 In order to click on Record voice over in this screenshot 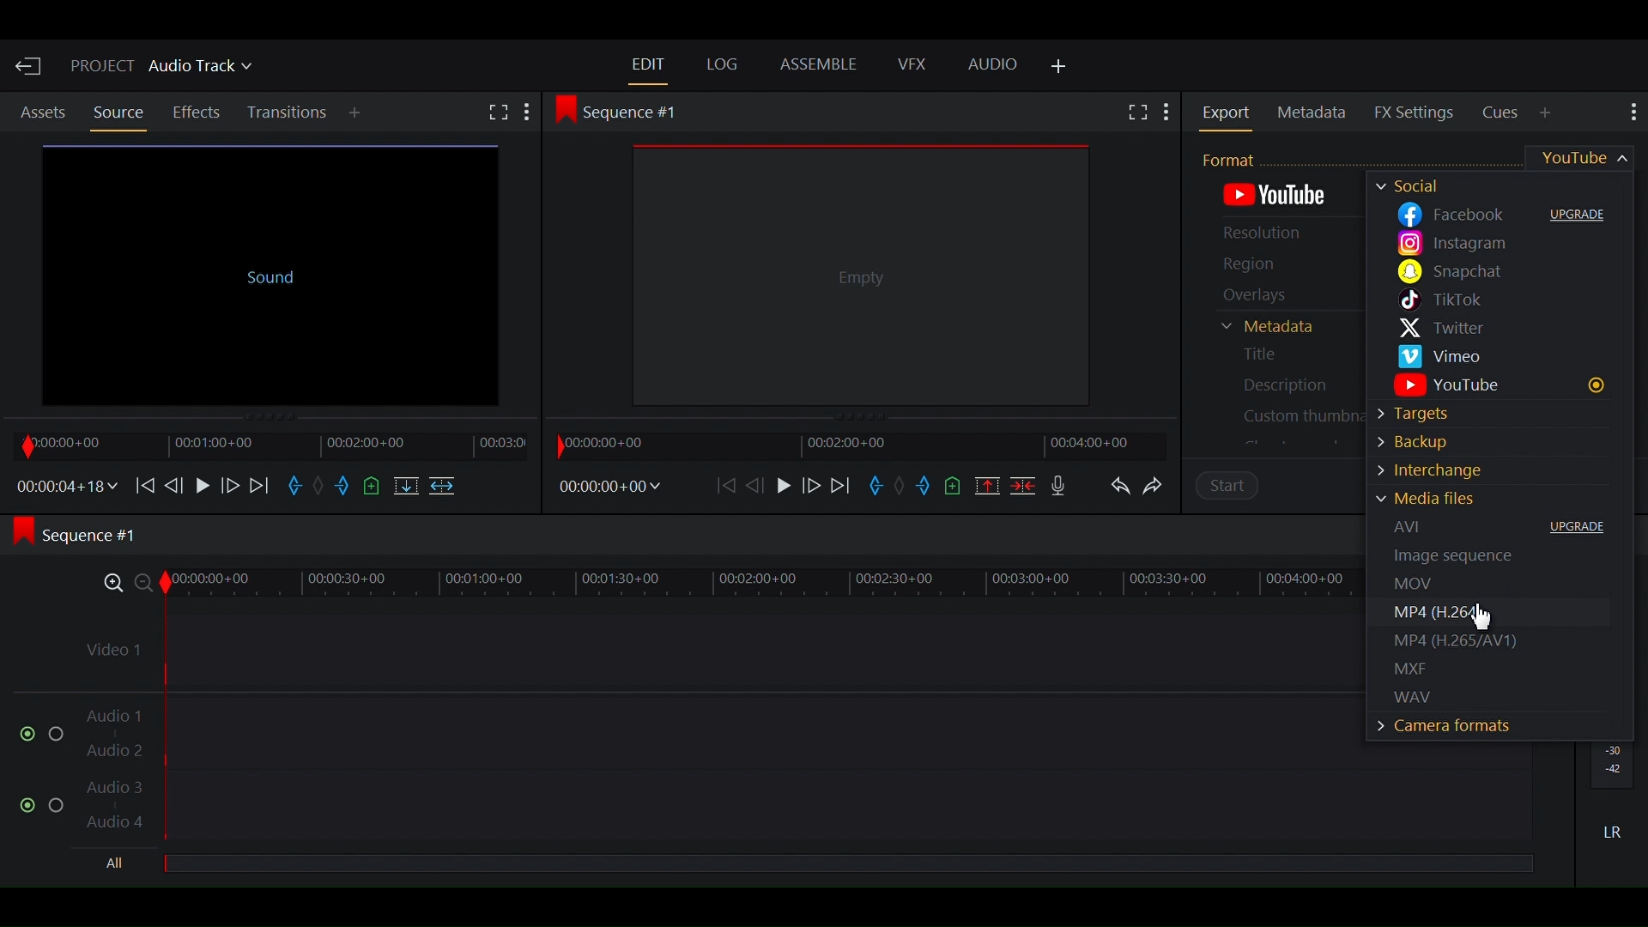, I will do `click(1058, 484)`.